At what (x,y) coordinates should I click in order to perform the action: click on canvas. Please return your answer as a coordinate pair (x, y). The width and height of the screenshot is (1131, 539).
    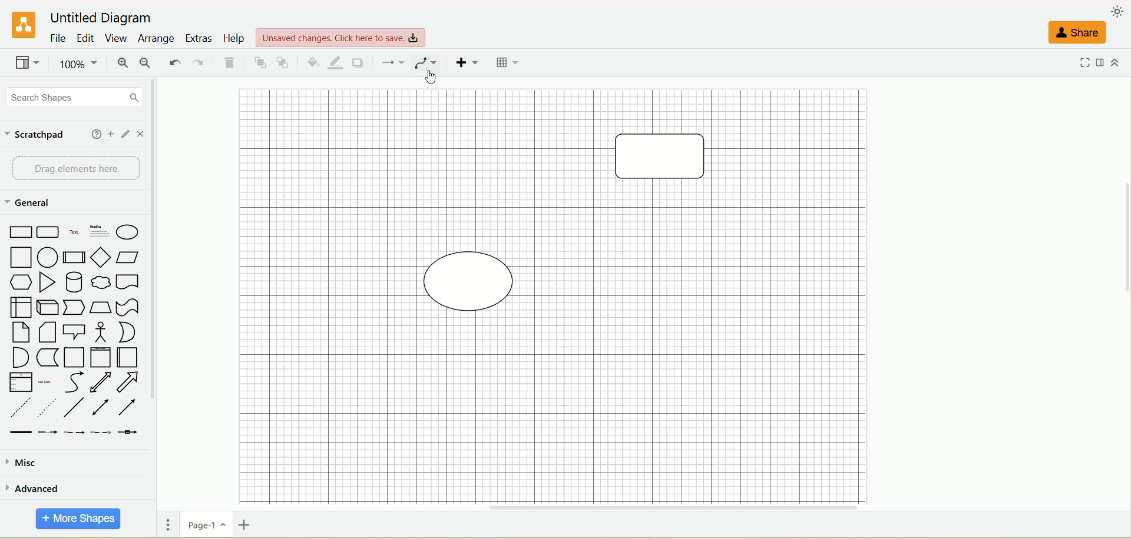
    Looking at the image, I should click on (560, 294).